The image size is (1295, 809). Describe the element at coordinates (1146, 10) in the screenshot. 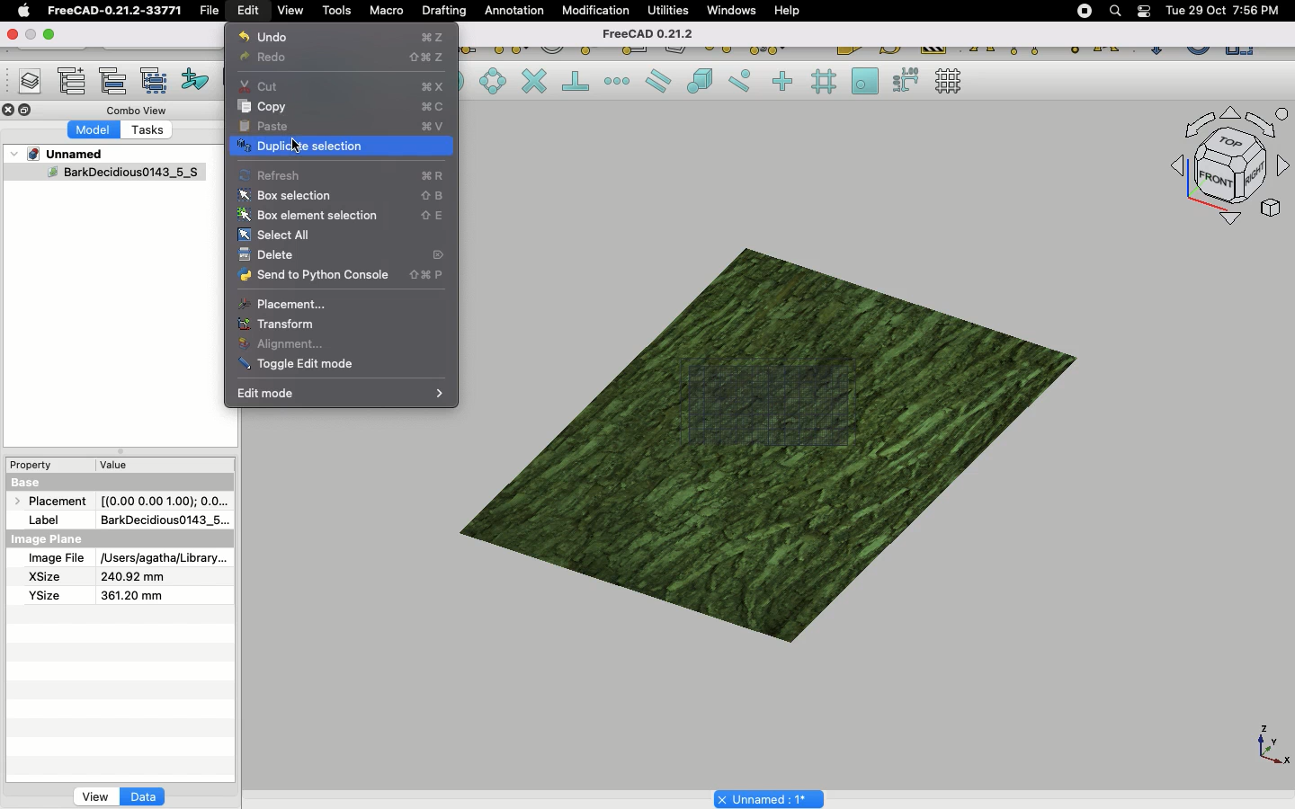

I see `Notification` at that location.